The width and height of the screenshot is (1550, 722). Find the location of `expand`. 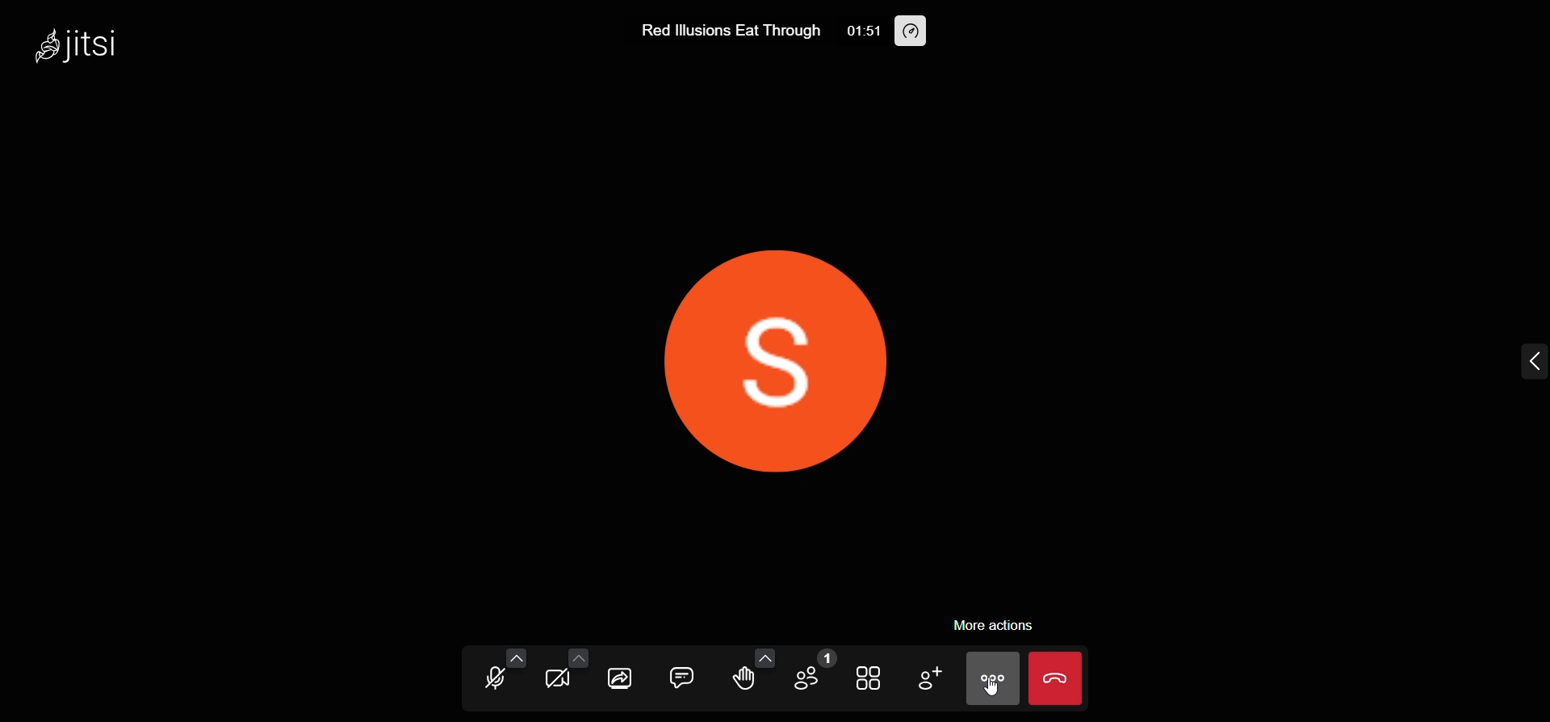

expand is located at coordinates (1530, 363).